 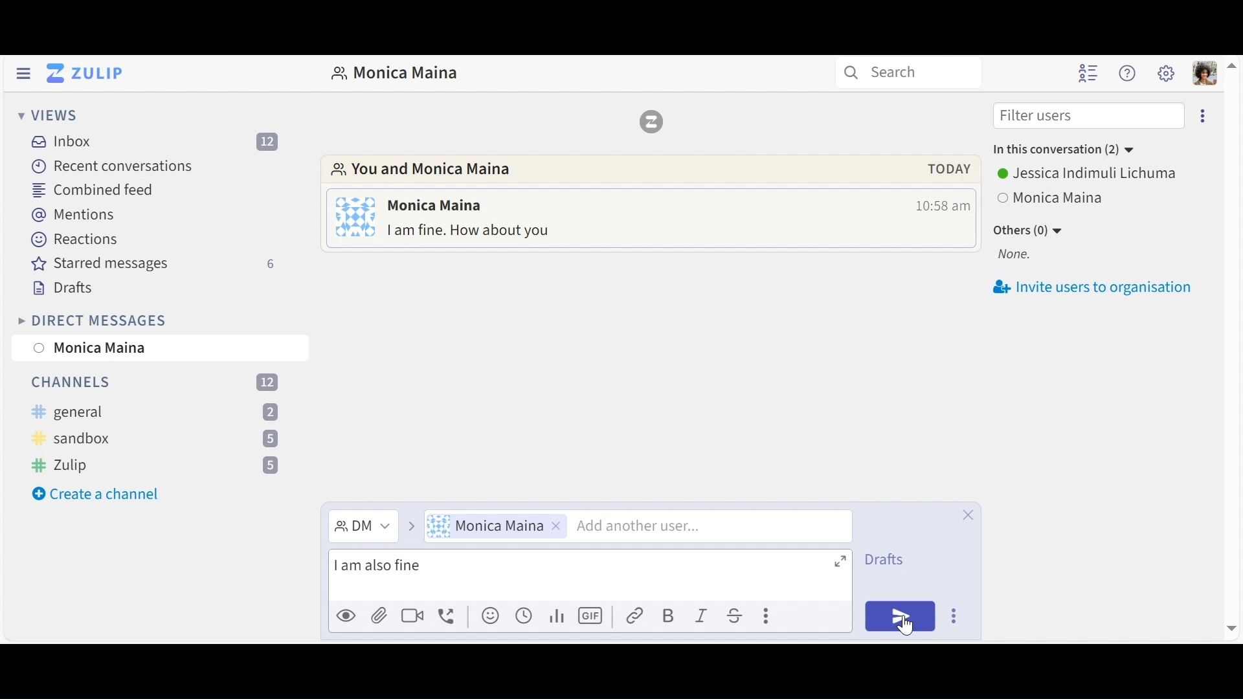 I want to click on channel, so click(x=155, y=412).